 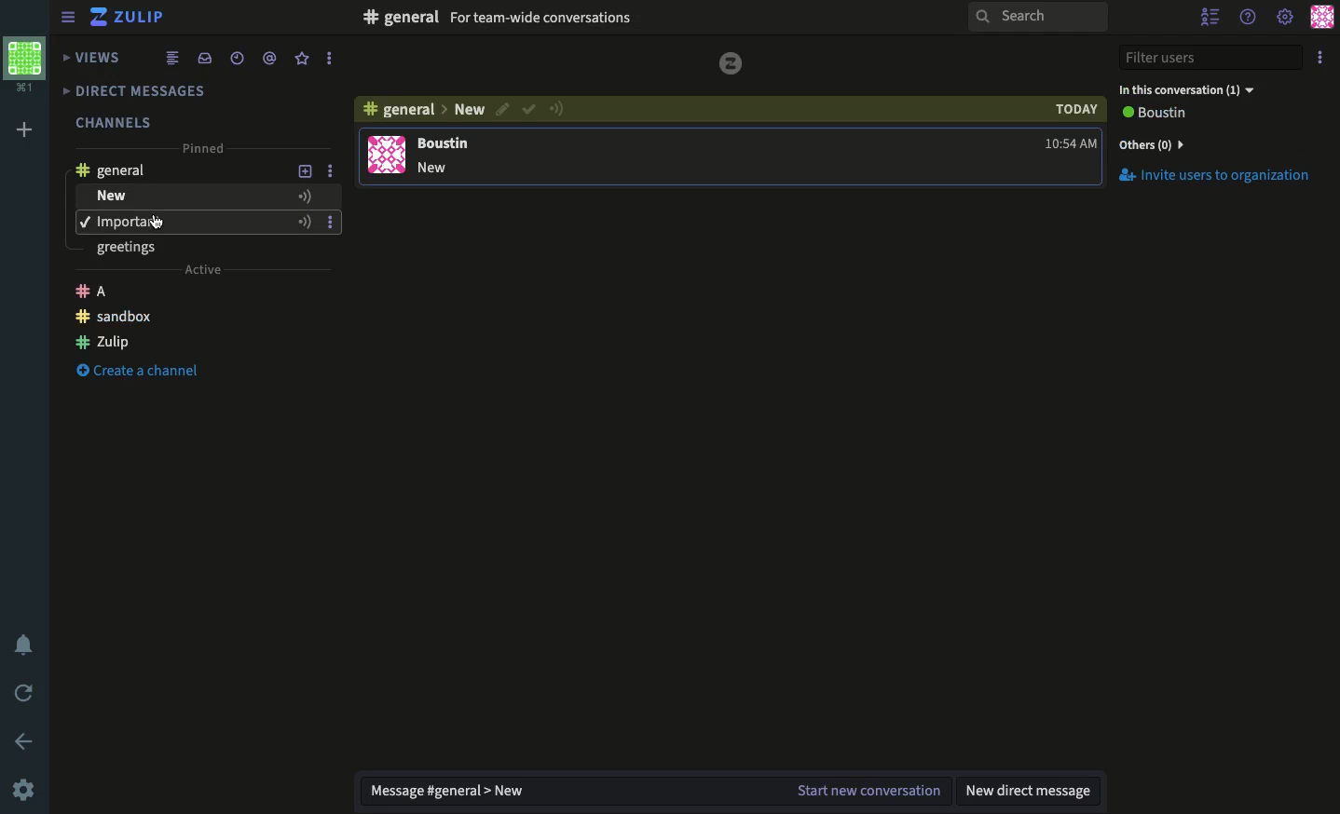 I want to click on Menu, so click(x=69, y=16).